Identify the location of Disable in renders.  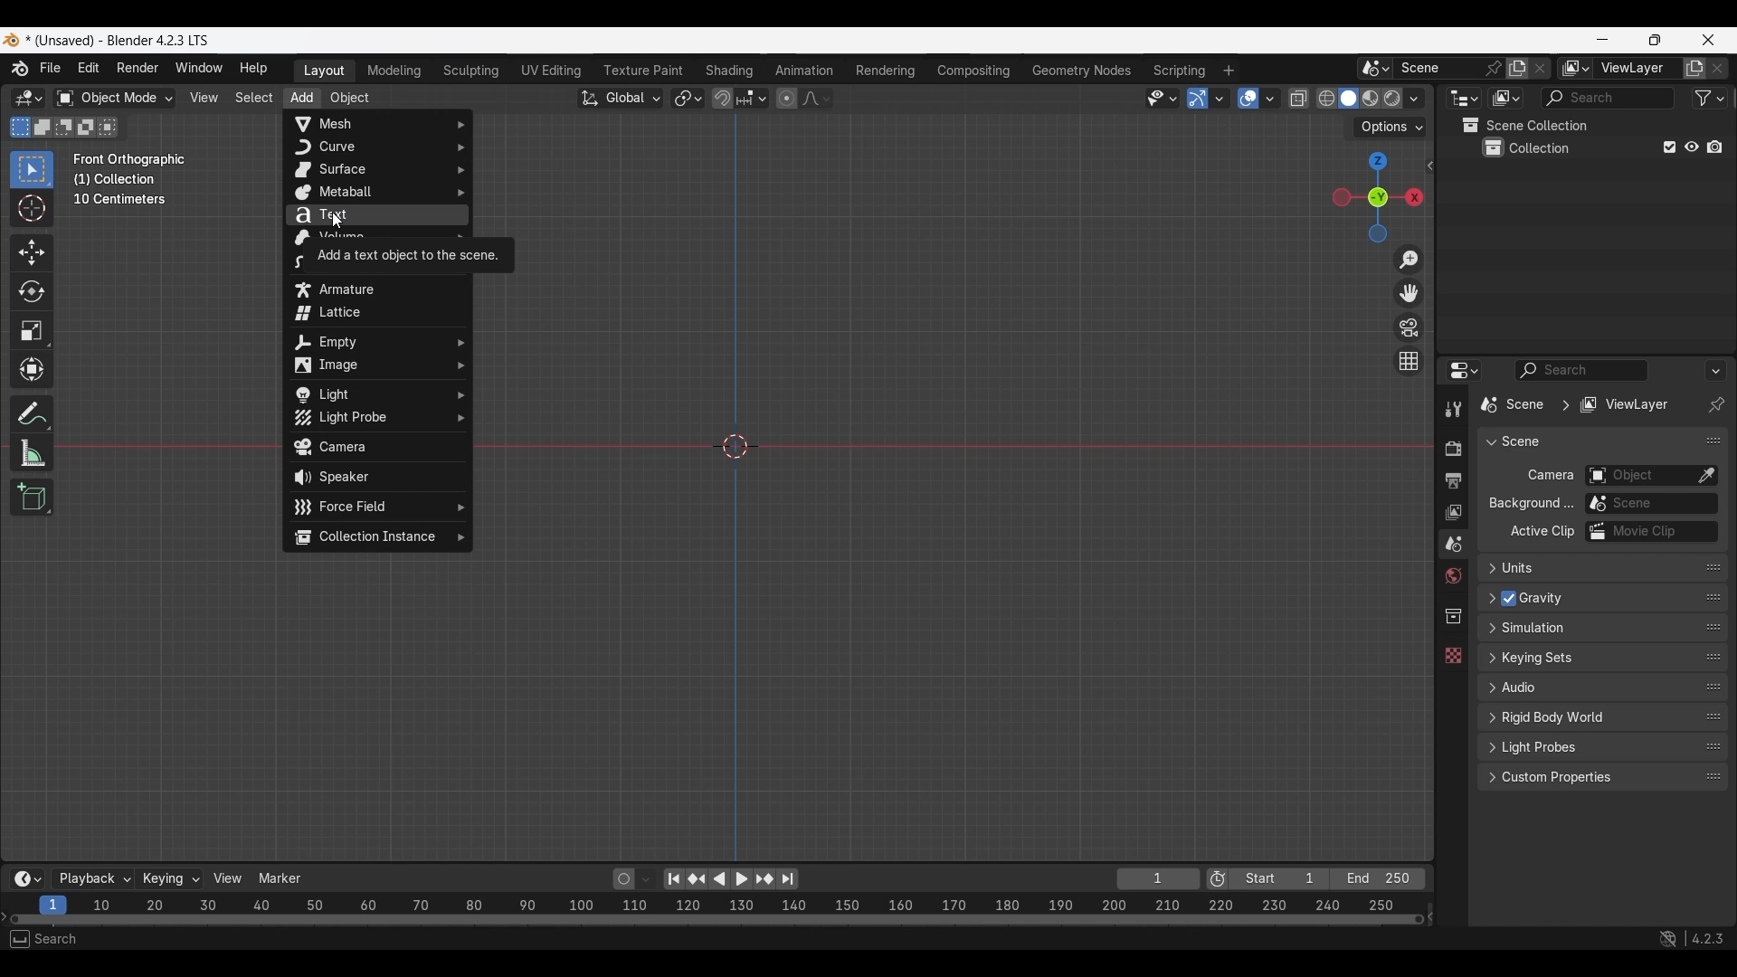
(1714, 147).